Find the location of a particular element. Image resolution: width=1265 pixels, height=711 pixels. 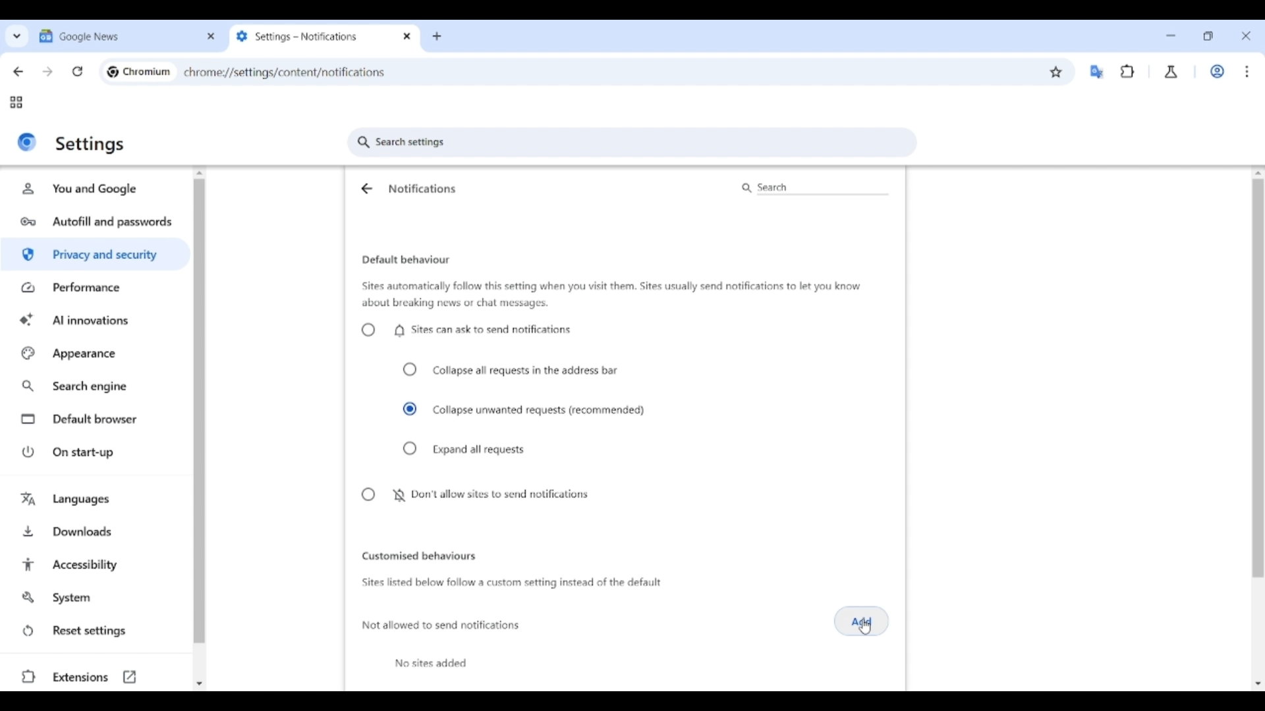

Cursor clicking on Add is located at coordinates (865, 627).